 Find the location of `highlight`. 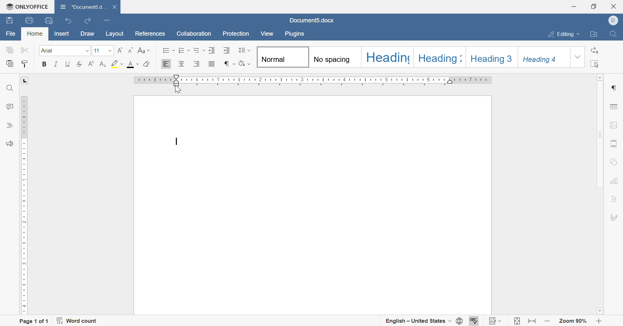

highlight is located at coordinates (117, 64).